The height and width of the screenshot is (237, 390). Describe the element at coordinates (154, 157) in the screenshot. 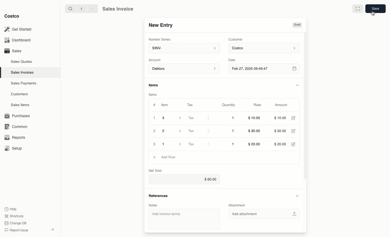

I see `Add` at that location.